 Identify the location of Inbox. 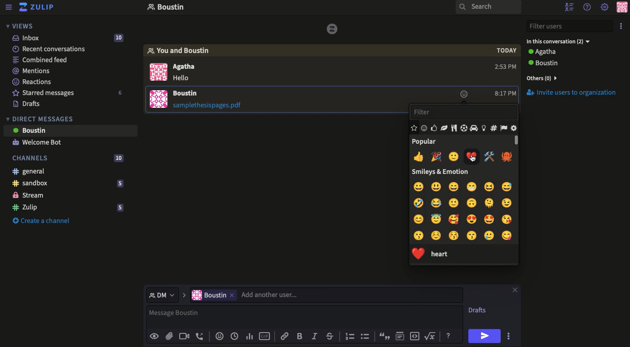
(247, 8).